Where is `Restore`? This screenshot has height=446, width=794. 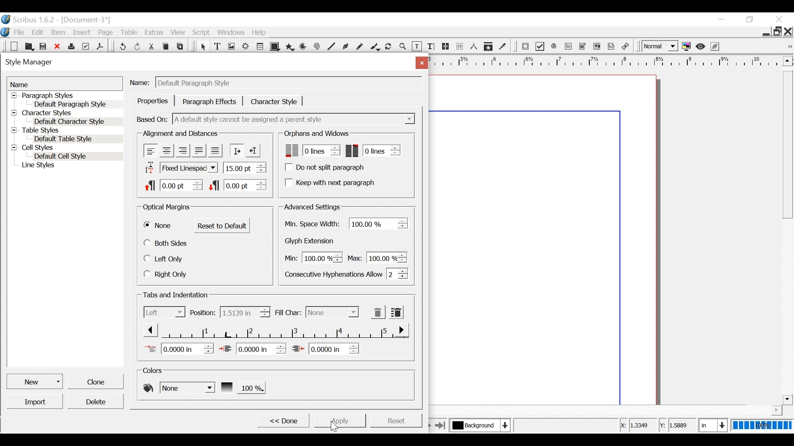 Restore is located at coordinates (750, 20).